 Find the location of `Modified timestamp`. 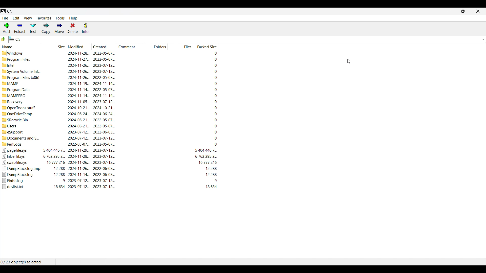

Modified timestamp is located at coordinates (79, 120).